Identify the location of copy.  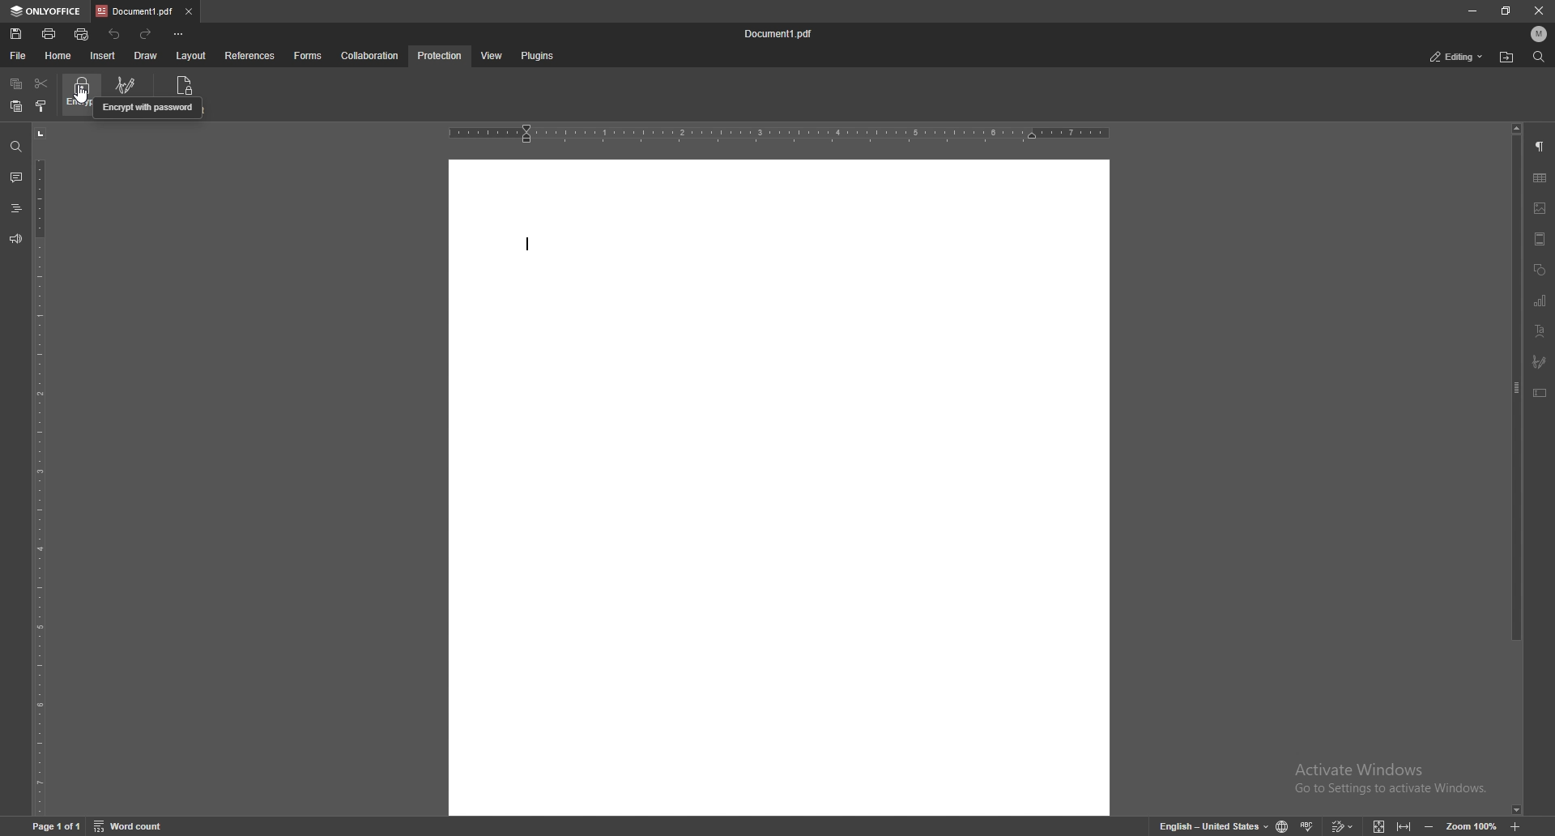
(15, 84).